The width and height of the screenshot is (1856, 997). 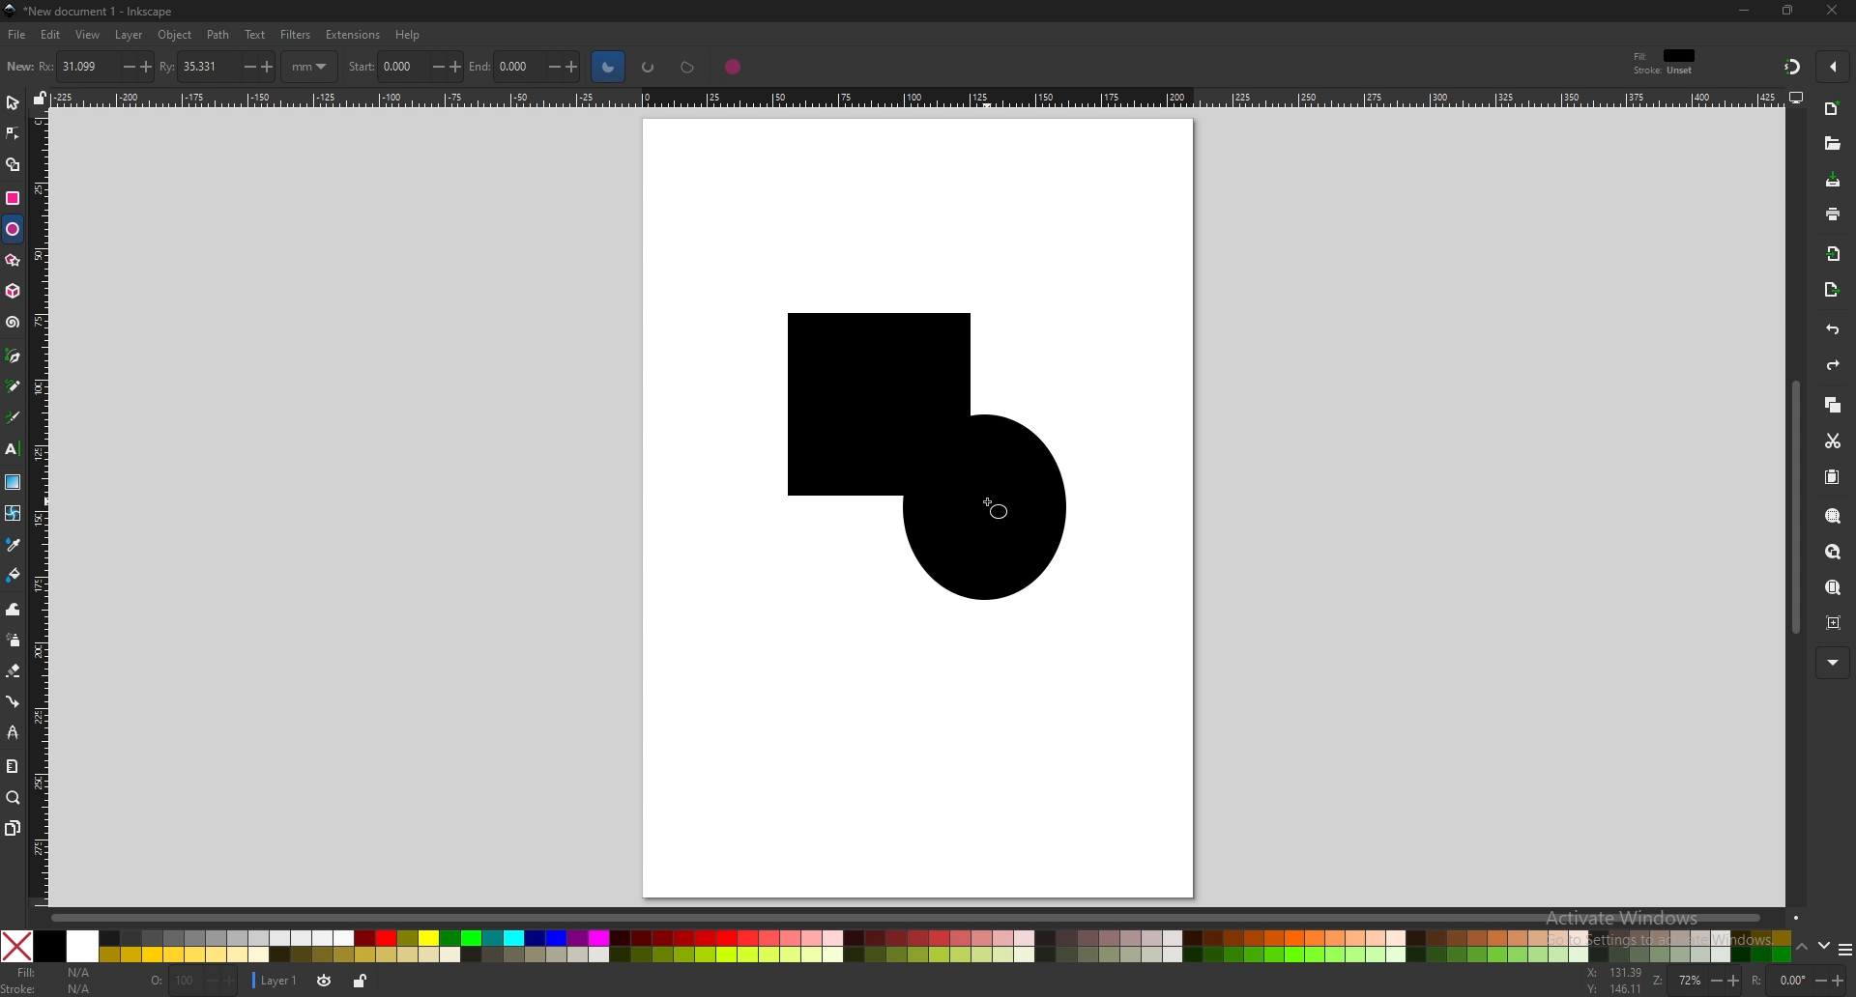 What do you see at coordinates (913, 916) in the screenshot?
I see `scroll bar` at bounding box center [913, 916].